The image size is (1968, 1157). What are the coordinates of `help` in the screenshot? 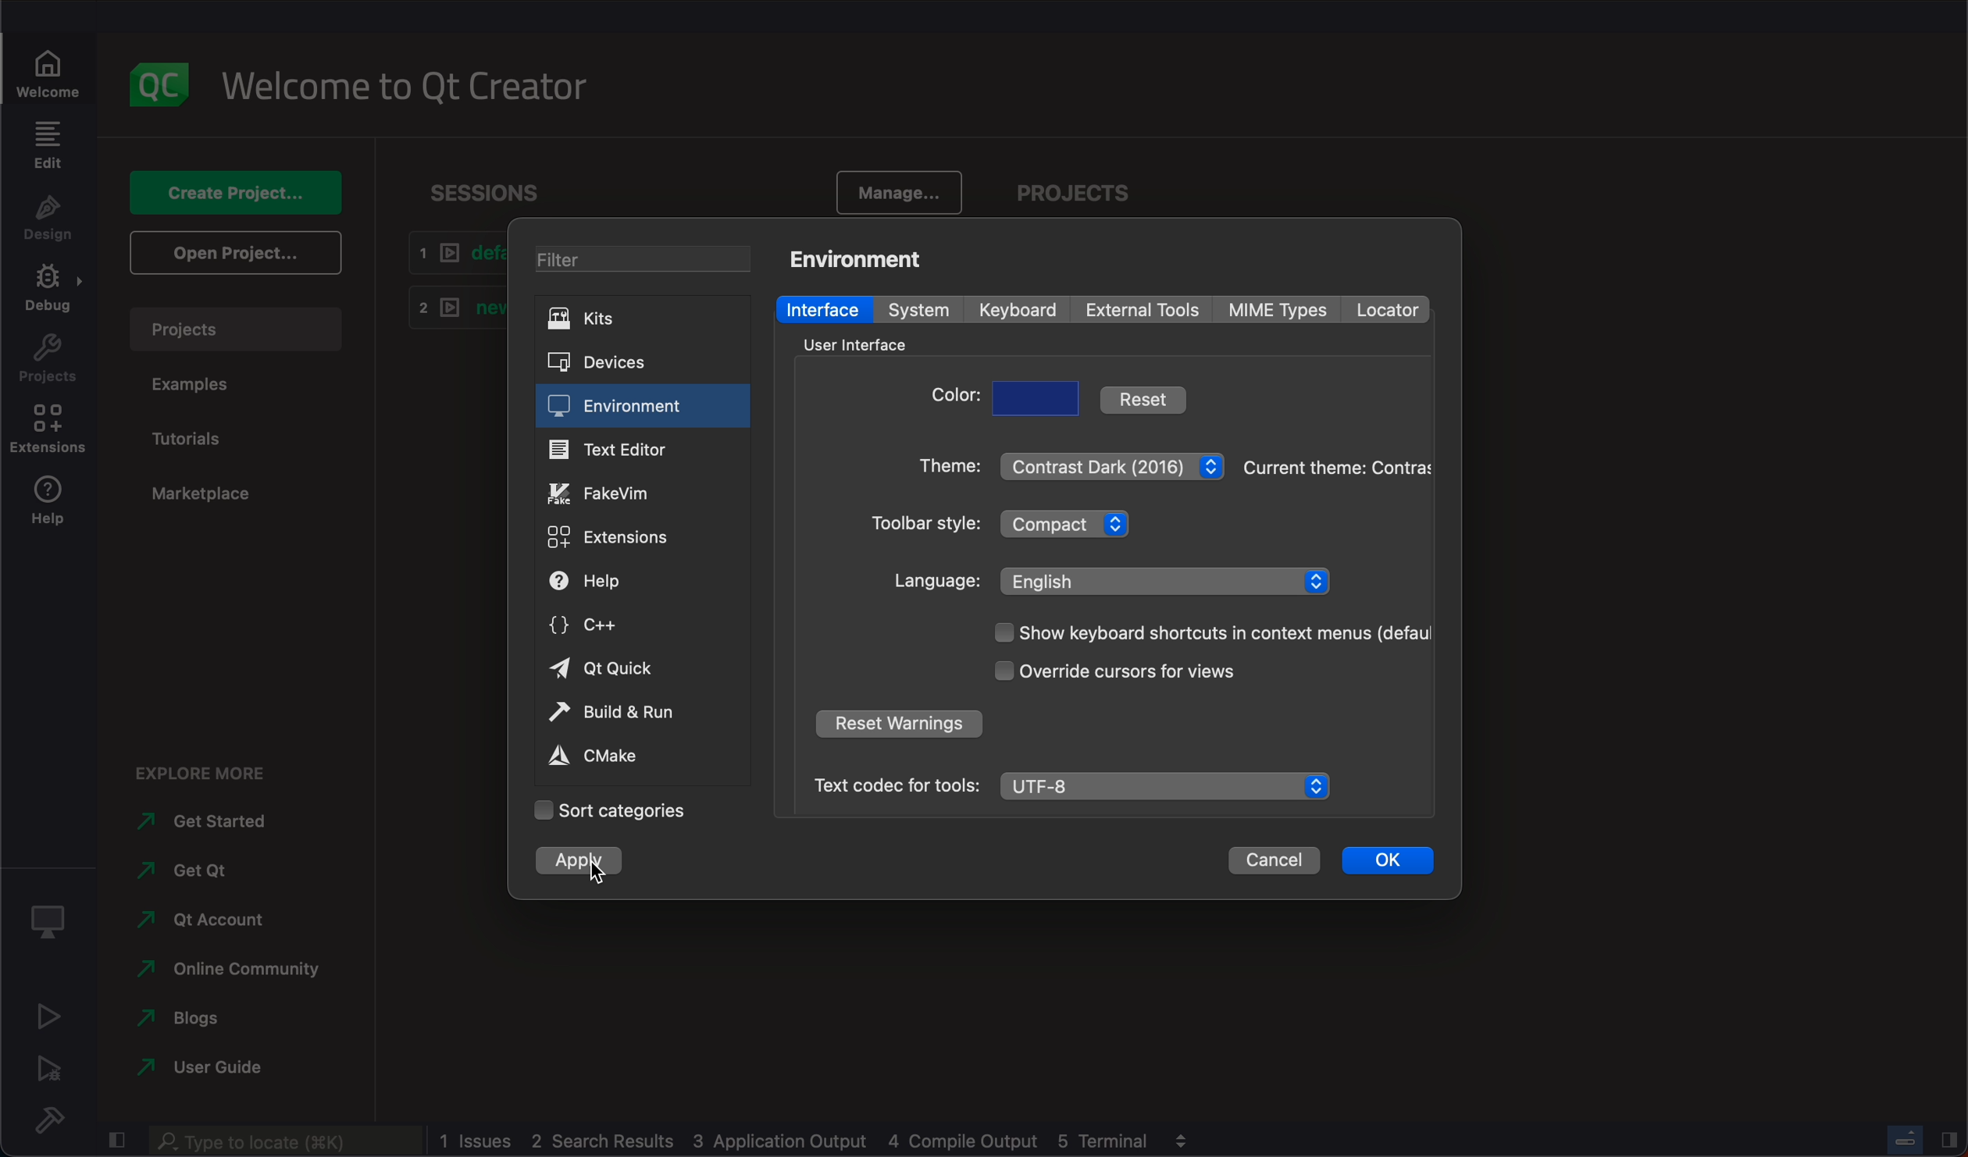 It's located at (644, 578).